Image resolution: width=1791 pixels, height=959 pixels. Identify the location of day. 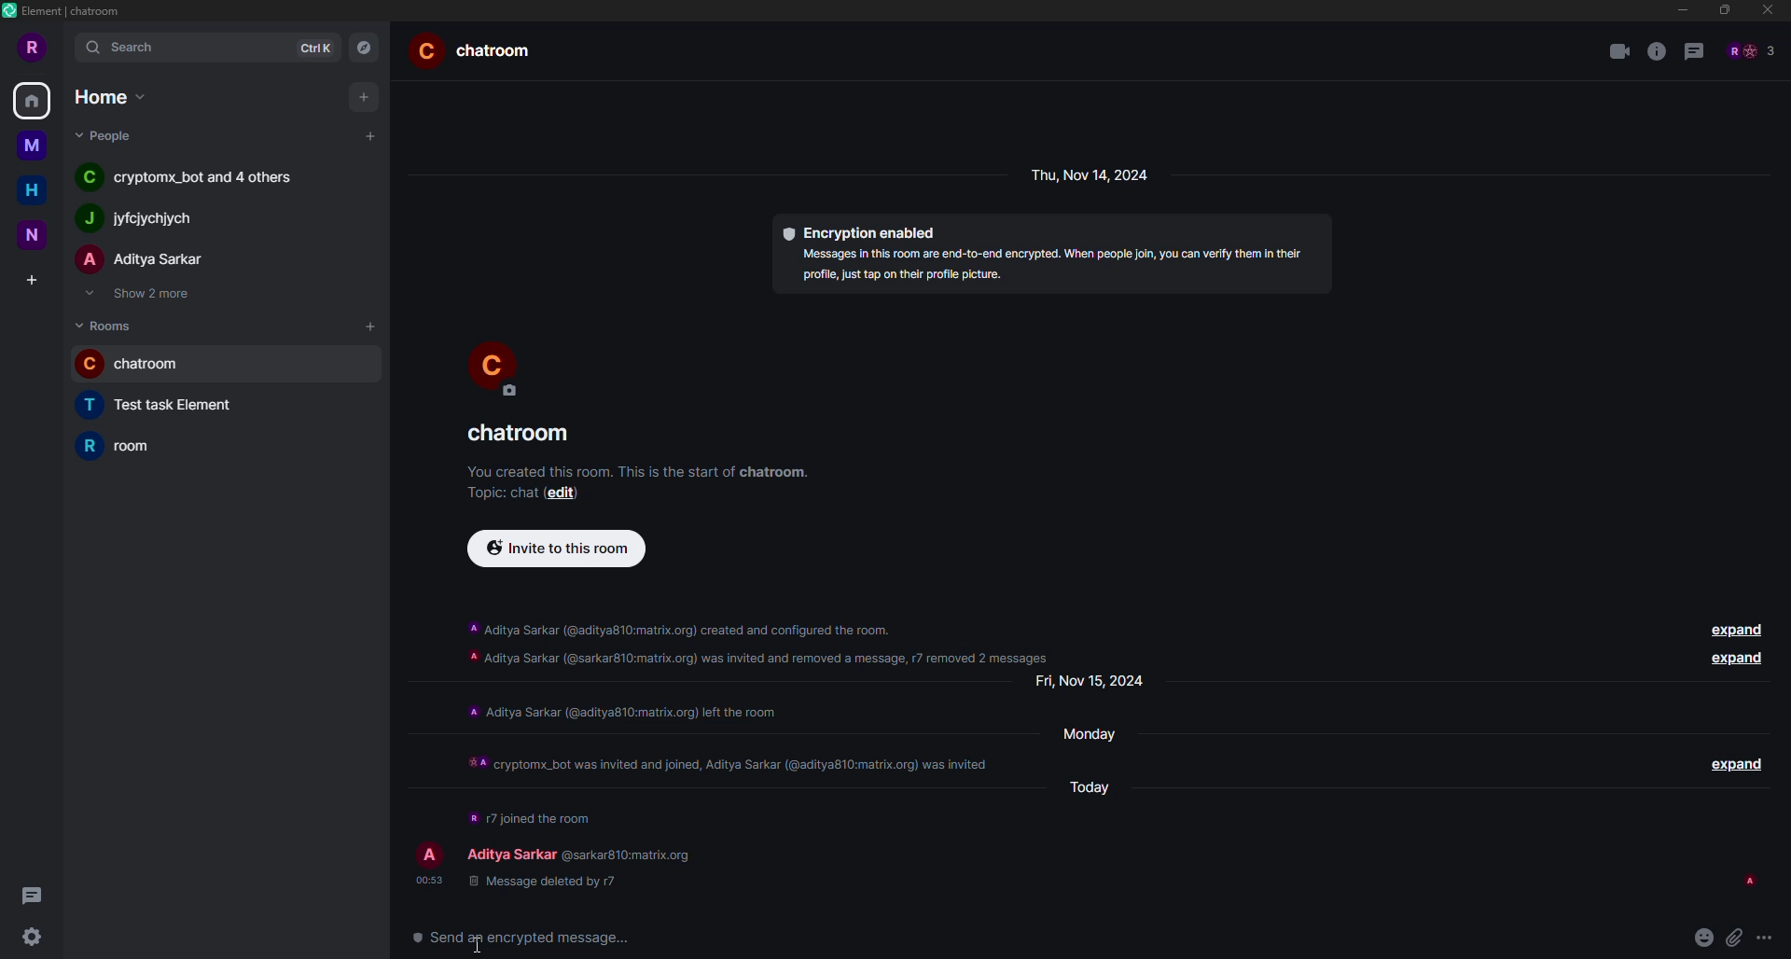
(1098, 681).